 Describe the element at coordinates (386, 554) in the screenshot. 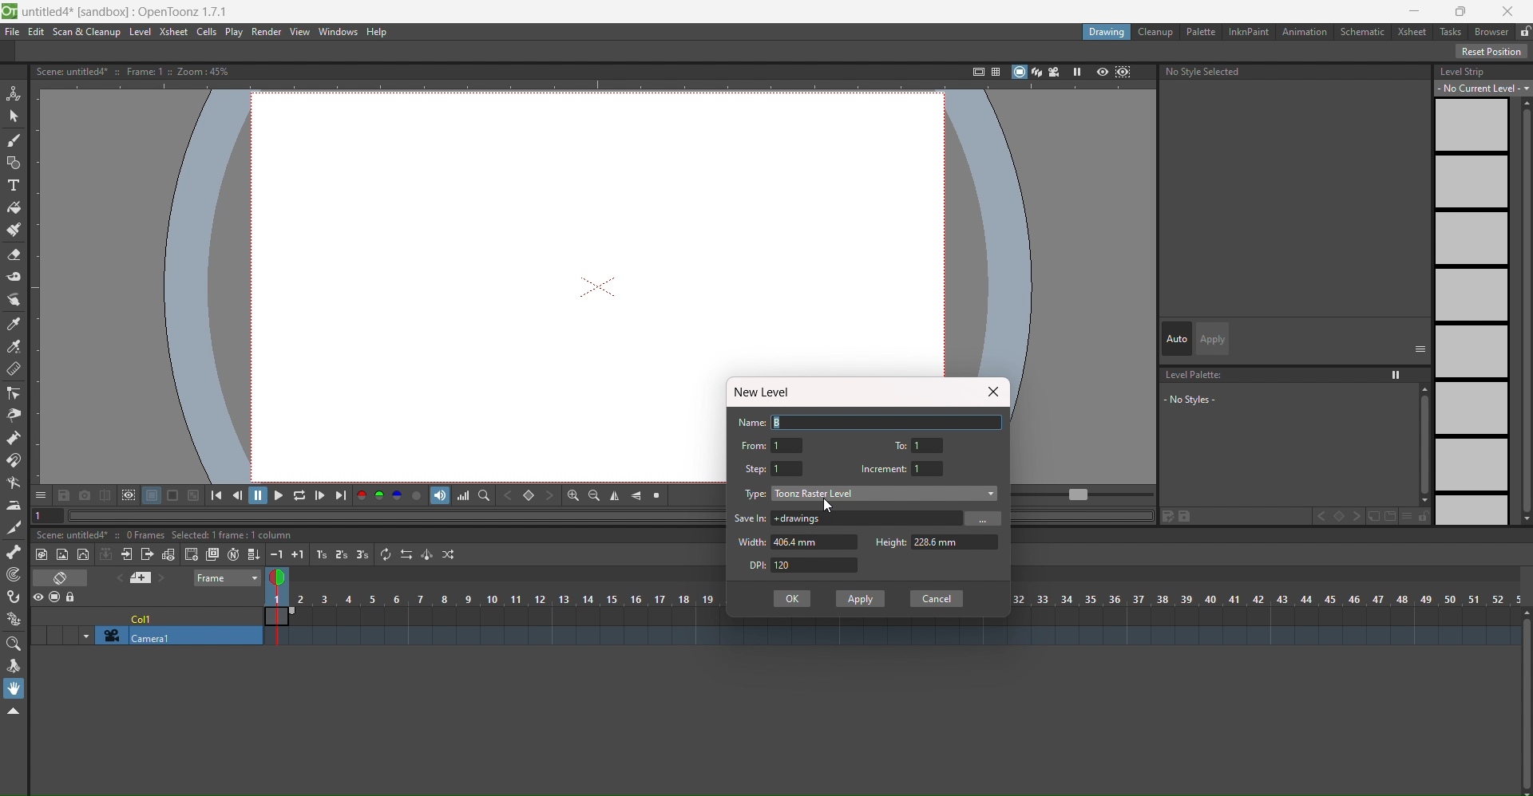

I see `repeat` at that location.